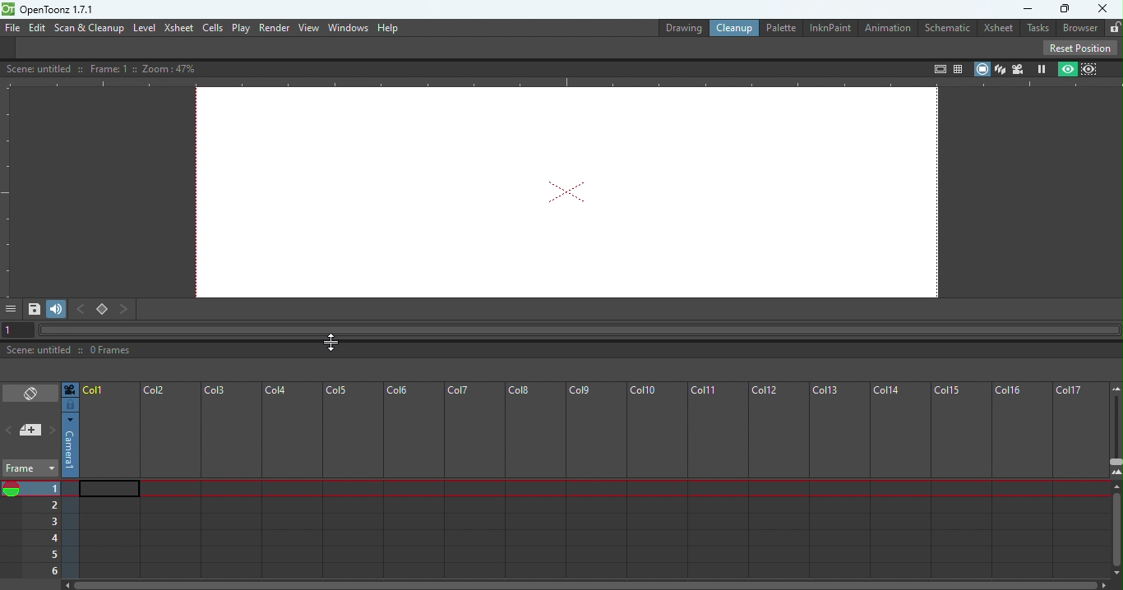 The image size is (1123, 590). What do you see at coordinates (589, 584) in the screenshot?
I see `Horizontal scroll bar` at bounding box center [589, 584].